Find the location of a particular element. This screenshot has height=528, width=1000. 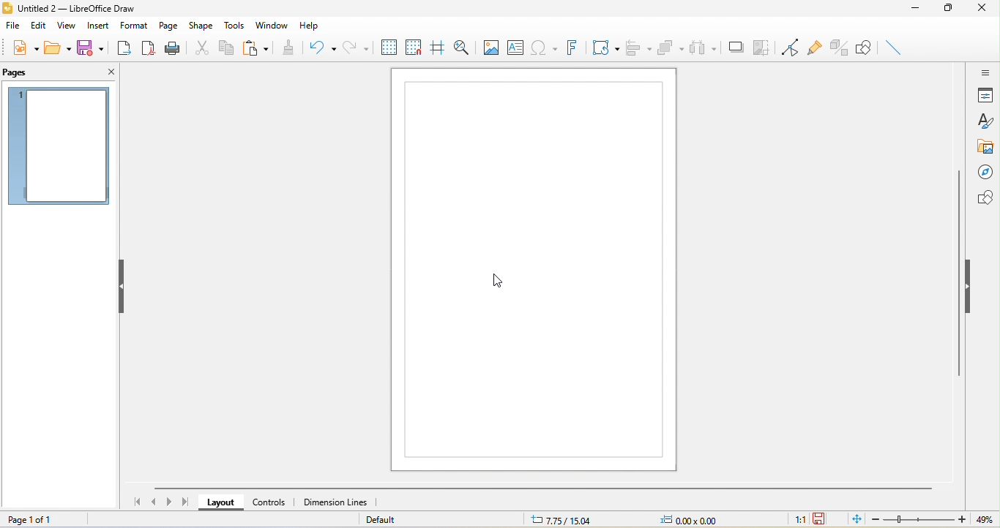

special character is located at coordinates (542, 48).